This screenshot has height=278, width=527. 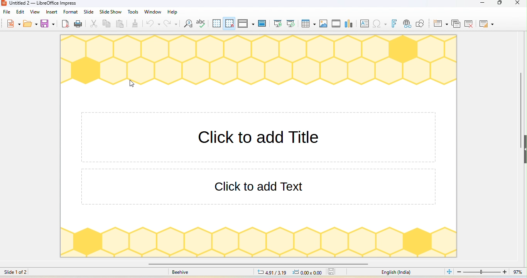 What do you see at coordinates (422, 23) in the screenshot?
I see `show draw functions` at bounding box center [422, 23].